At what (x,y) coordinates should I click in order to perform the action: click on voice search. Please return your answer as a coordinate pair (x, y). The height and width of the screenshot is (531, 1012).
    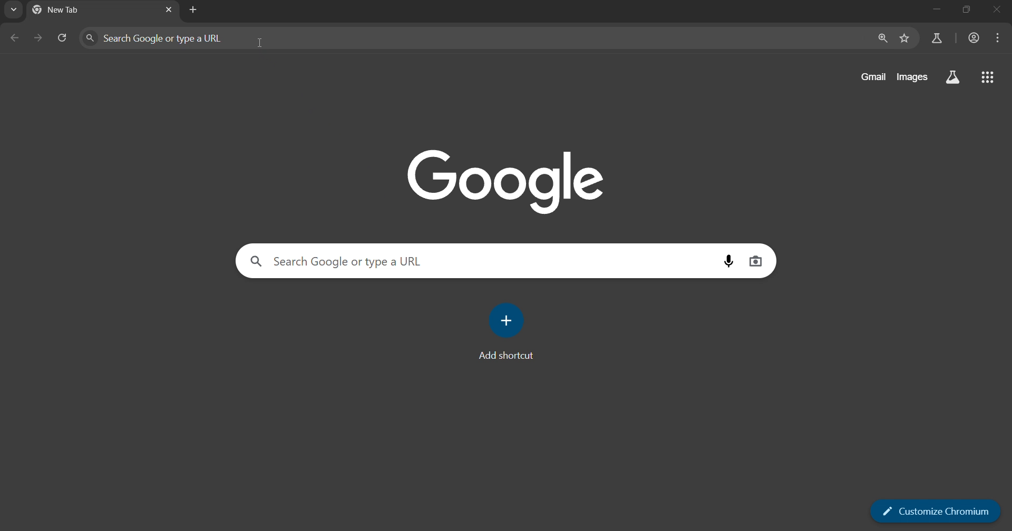
    Looking at the image, I should click on (724, 261).